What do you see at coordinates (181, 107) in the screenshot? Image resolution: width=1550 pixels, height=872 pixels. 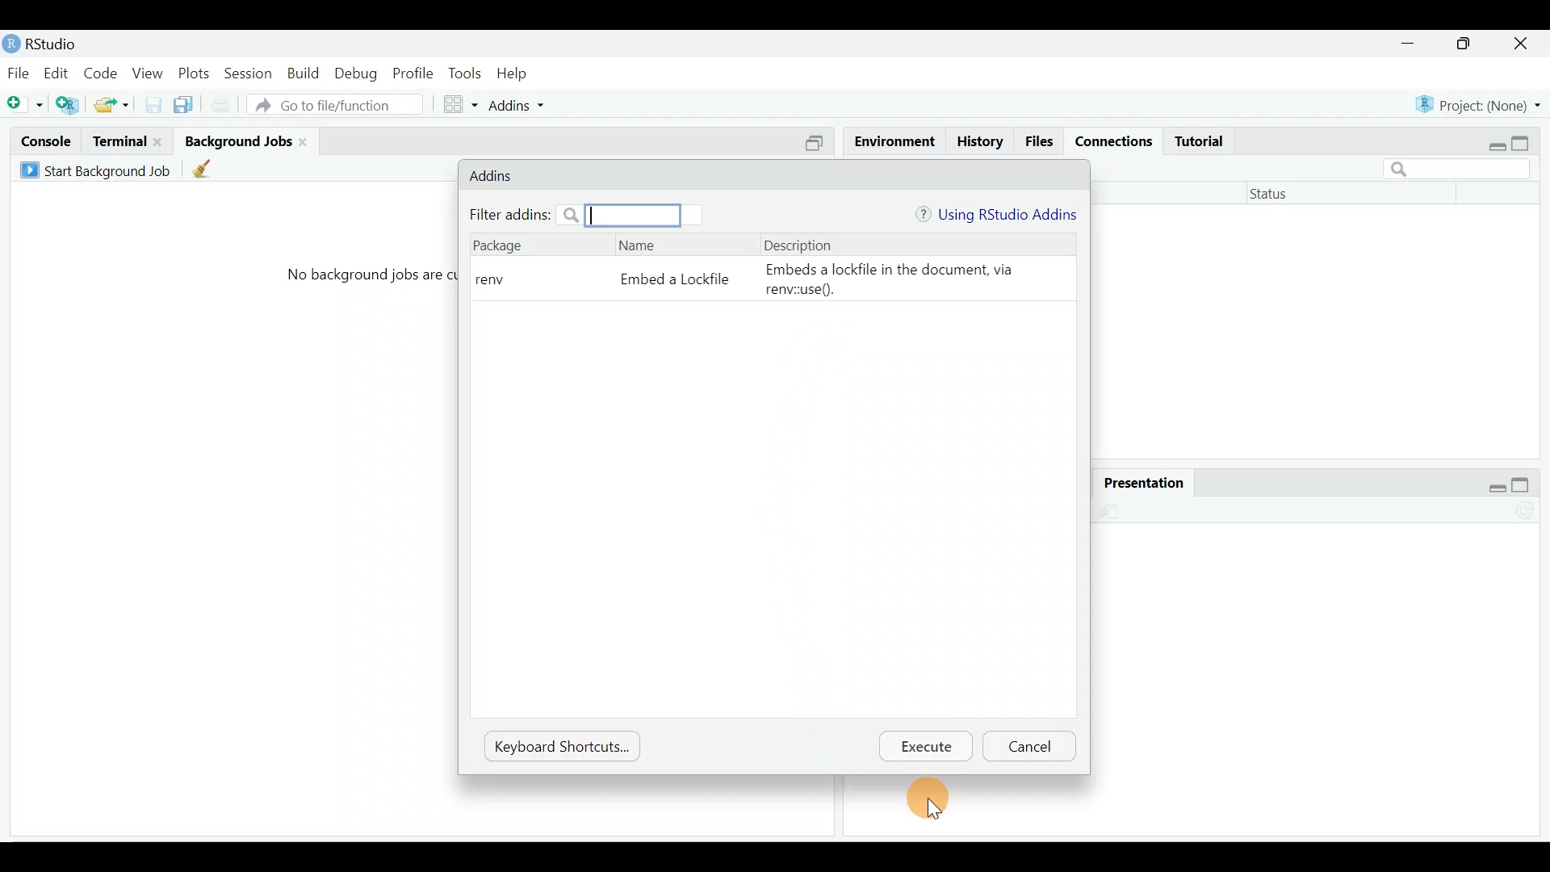 I see `Save all open documents` at bounding box center [181, 107].